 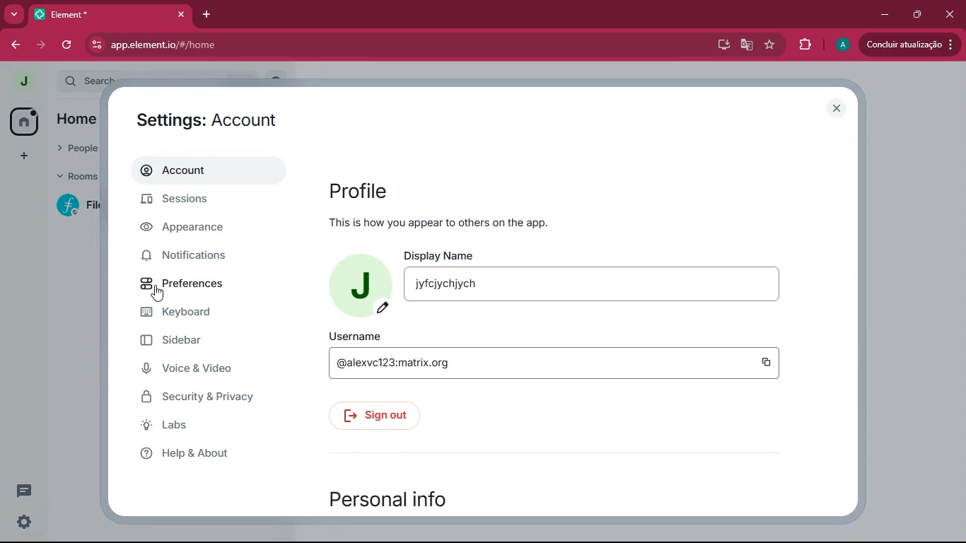 What do you see at coordinates (24, 491) in the screenshot?
I see `threads` at bounding box center [24, 491].